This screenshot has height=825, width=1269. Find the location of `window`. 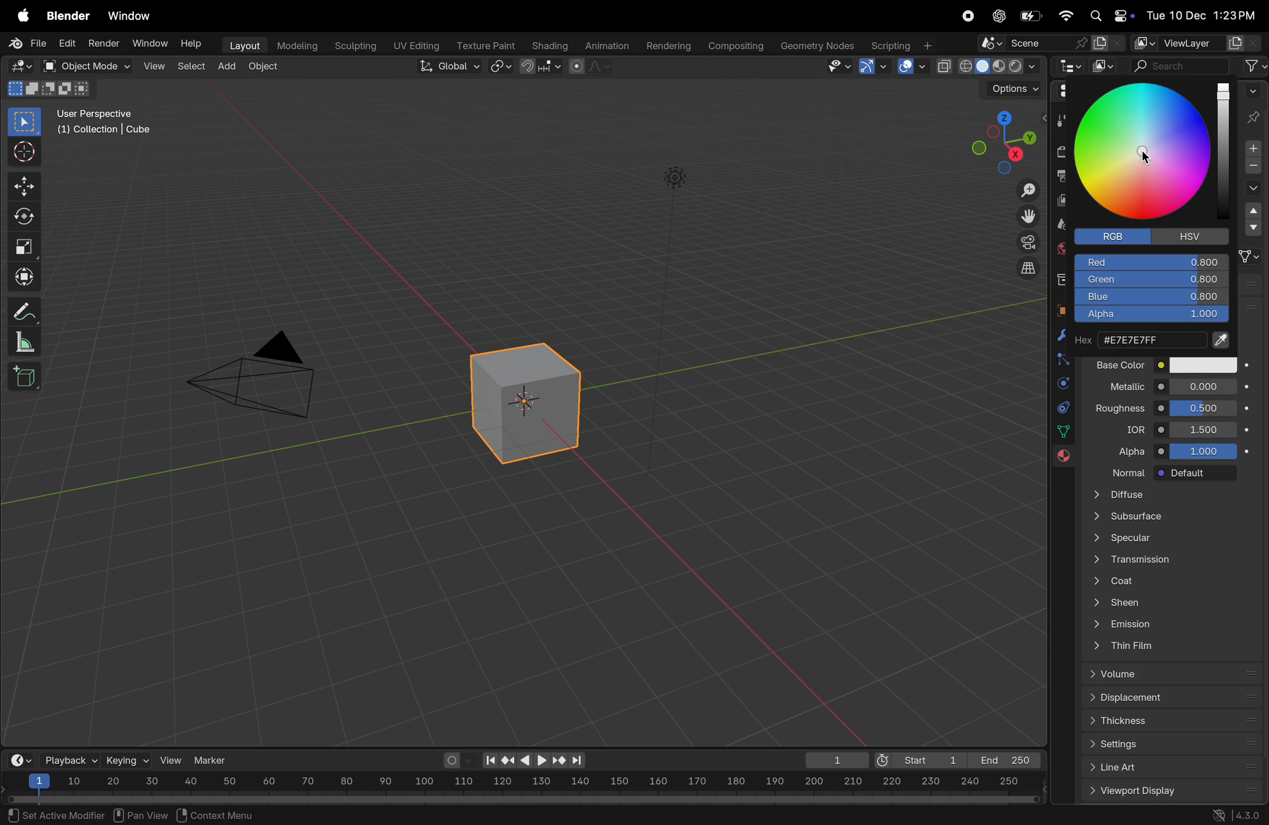

window is located at coordinates (133, 17).